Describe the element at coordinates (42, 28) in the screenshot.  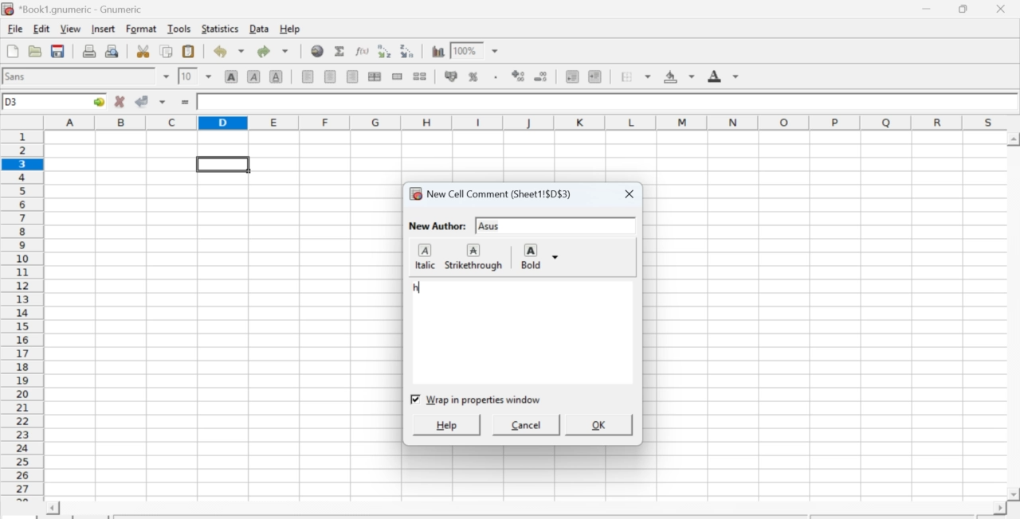
I see `Edit` at that location.